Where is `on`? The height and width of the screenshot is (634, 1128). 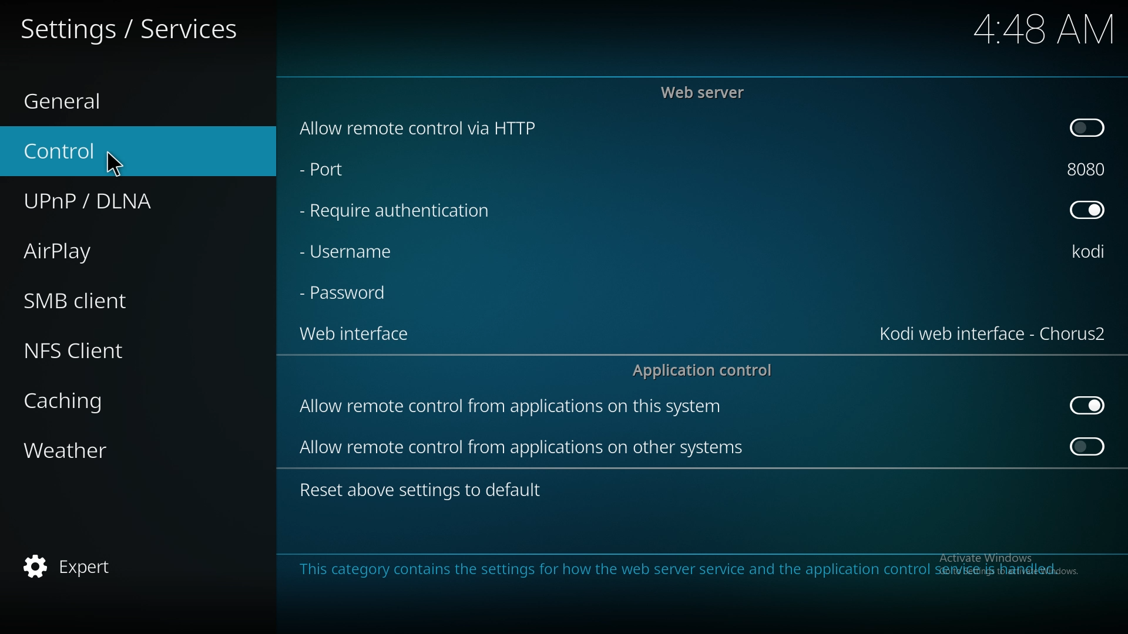
on is located at coordinates (1088, 449).